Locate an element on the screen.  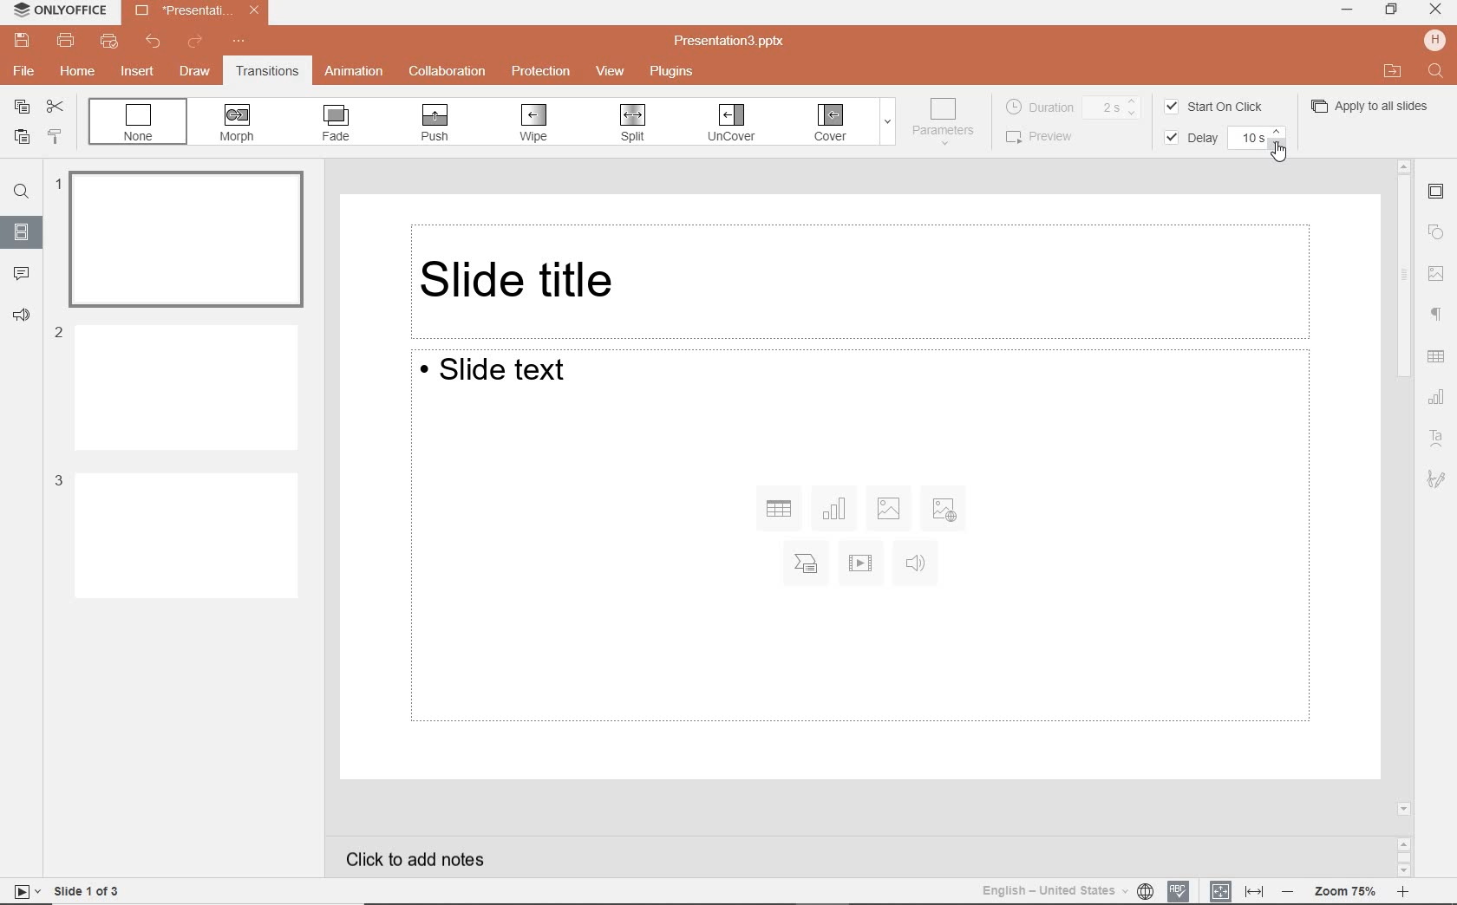
chart settings is located at coordinates (1436, 397).